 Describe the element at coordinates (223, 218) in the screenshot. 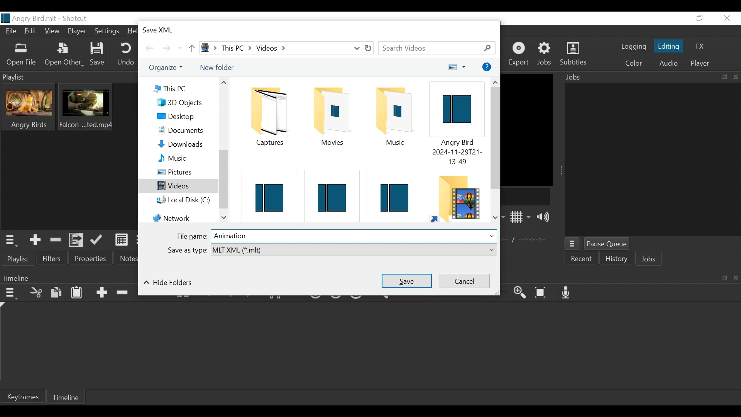

I see `Scroll down` at that location.